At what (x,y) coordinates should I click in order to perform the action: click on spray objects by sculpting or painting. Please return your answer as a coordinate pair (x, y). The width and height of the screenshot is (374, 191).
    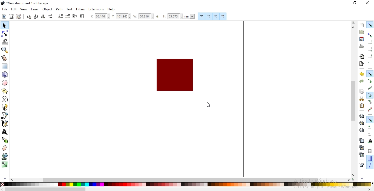
    Looking at the image, I should click on (5, 140).